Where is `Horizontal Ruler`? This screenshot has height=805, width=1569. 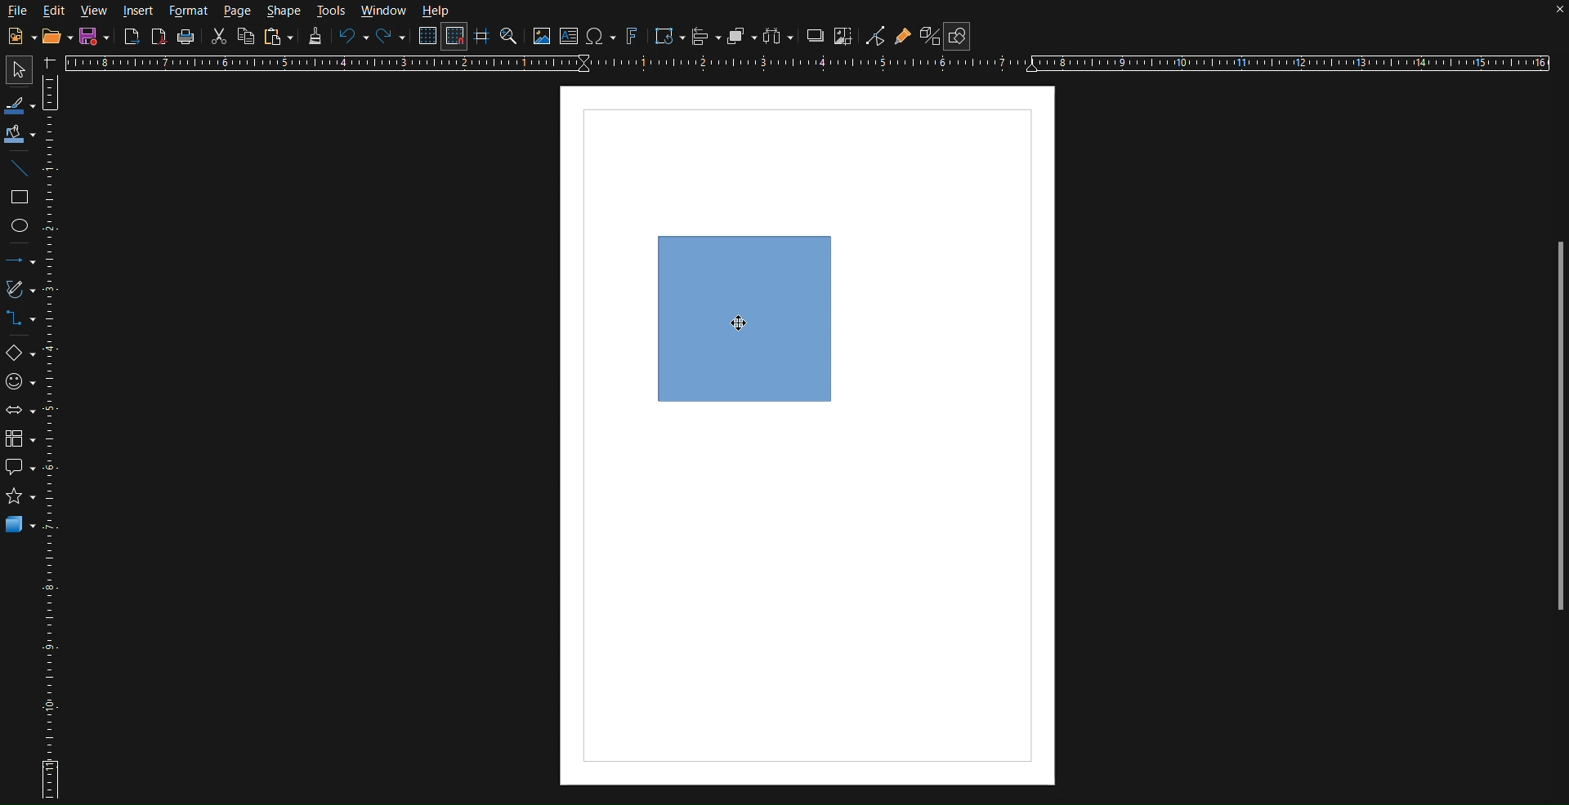
Horizontal Ruler is located at coordinates (815, 64).